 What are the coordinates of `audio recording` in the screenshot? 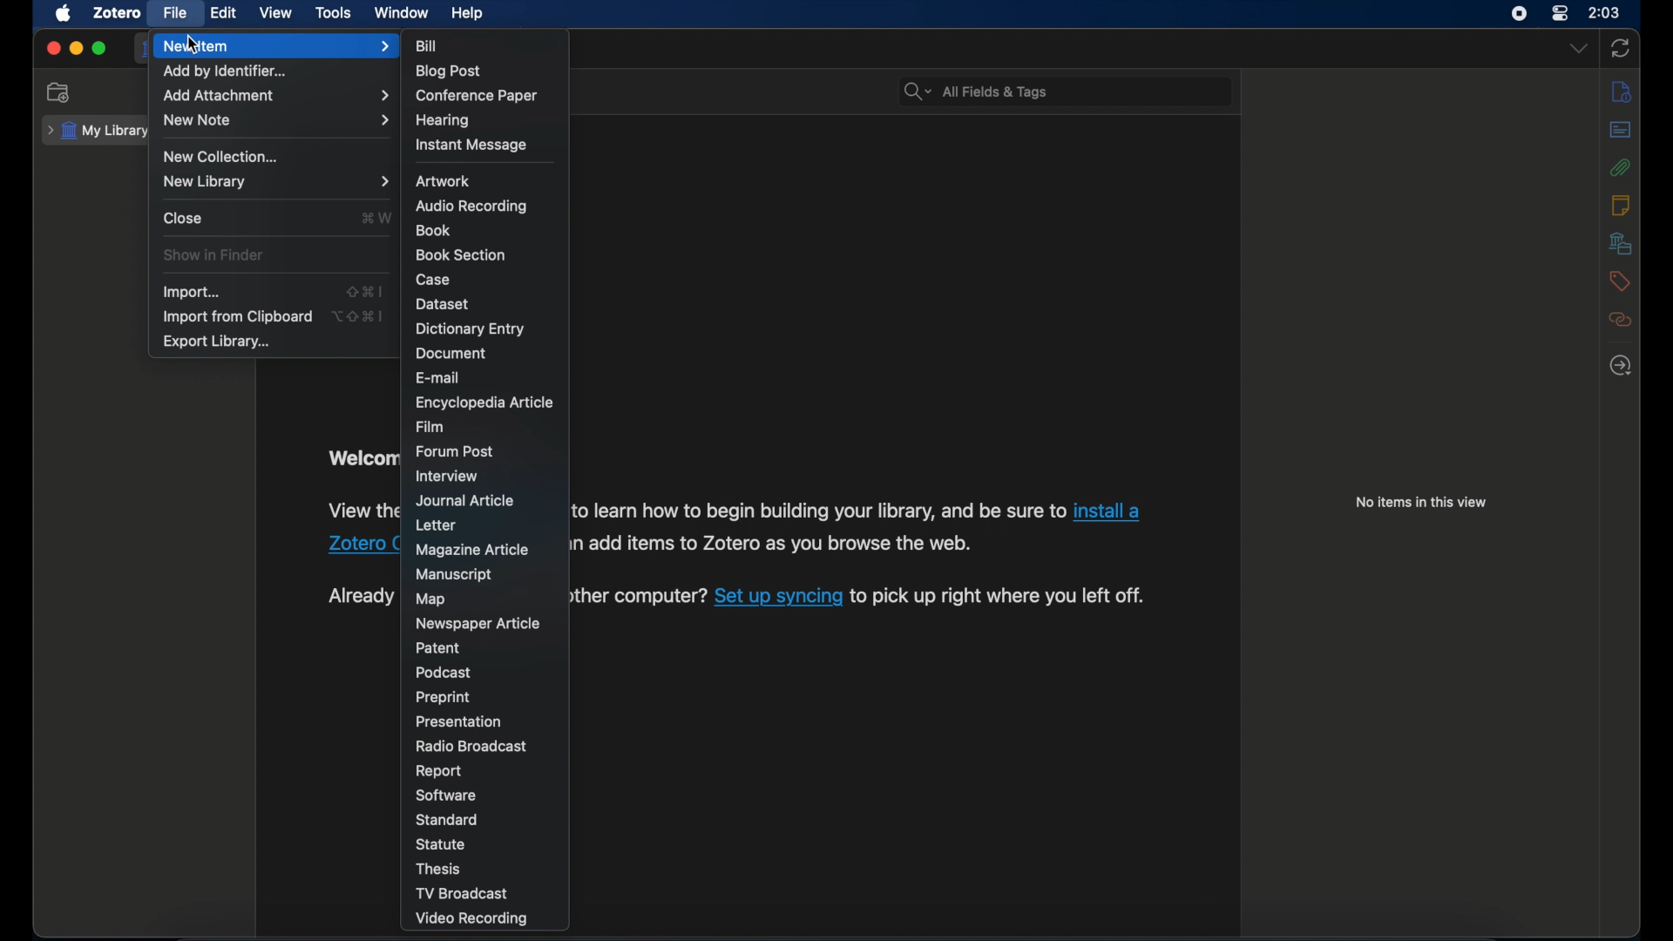 It's located at (471, 207).